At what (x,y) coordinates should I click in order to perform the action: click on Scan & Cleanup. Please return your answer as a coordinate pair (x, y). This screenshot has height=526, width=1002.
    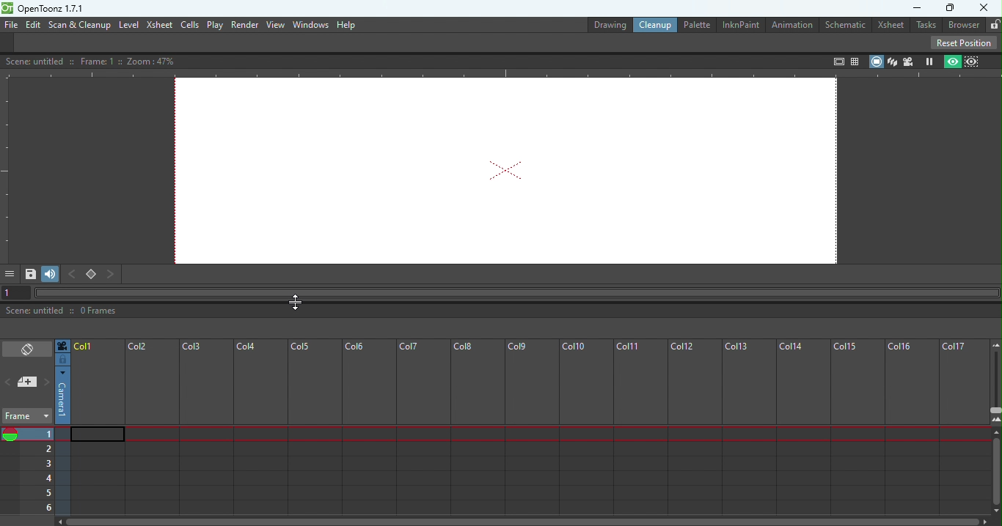
    Looking at the image, I should click on (80, 26).